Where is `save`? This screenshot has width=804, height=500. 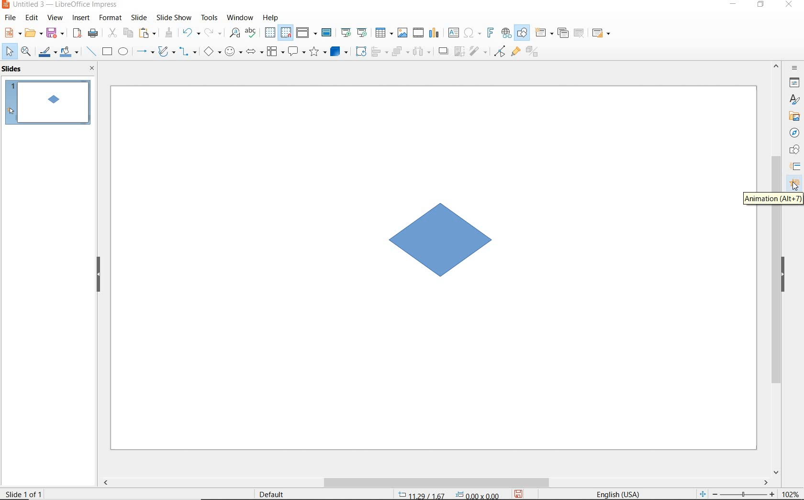
save is located at coordinates (56, 34).